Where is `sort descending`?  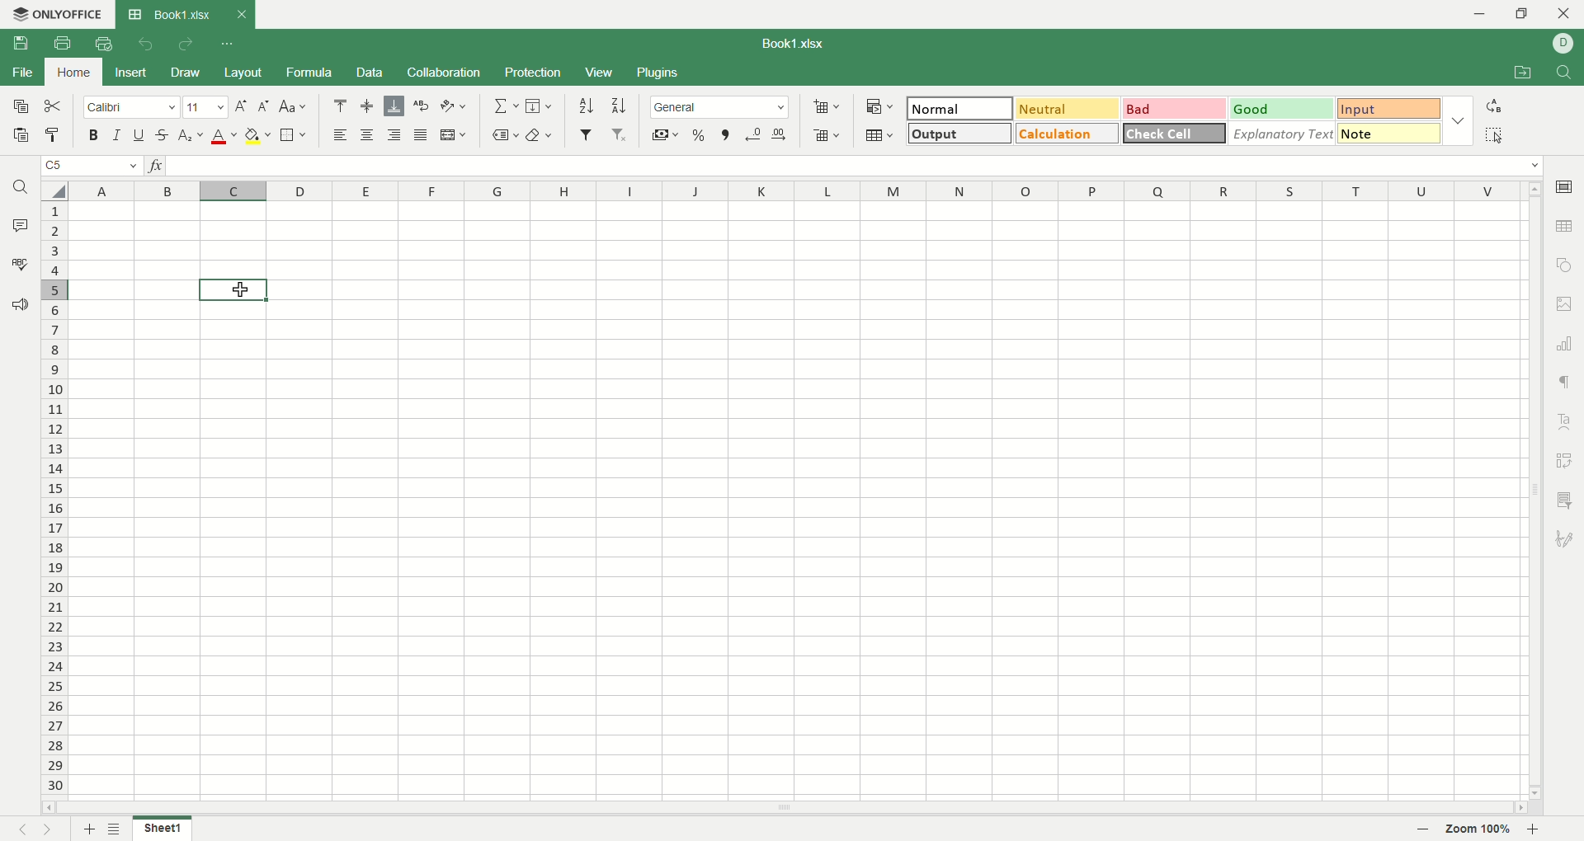
sort descending is located at coordinates (620, 106).